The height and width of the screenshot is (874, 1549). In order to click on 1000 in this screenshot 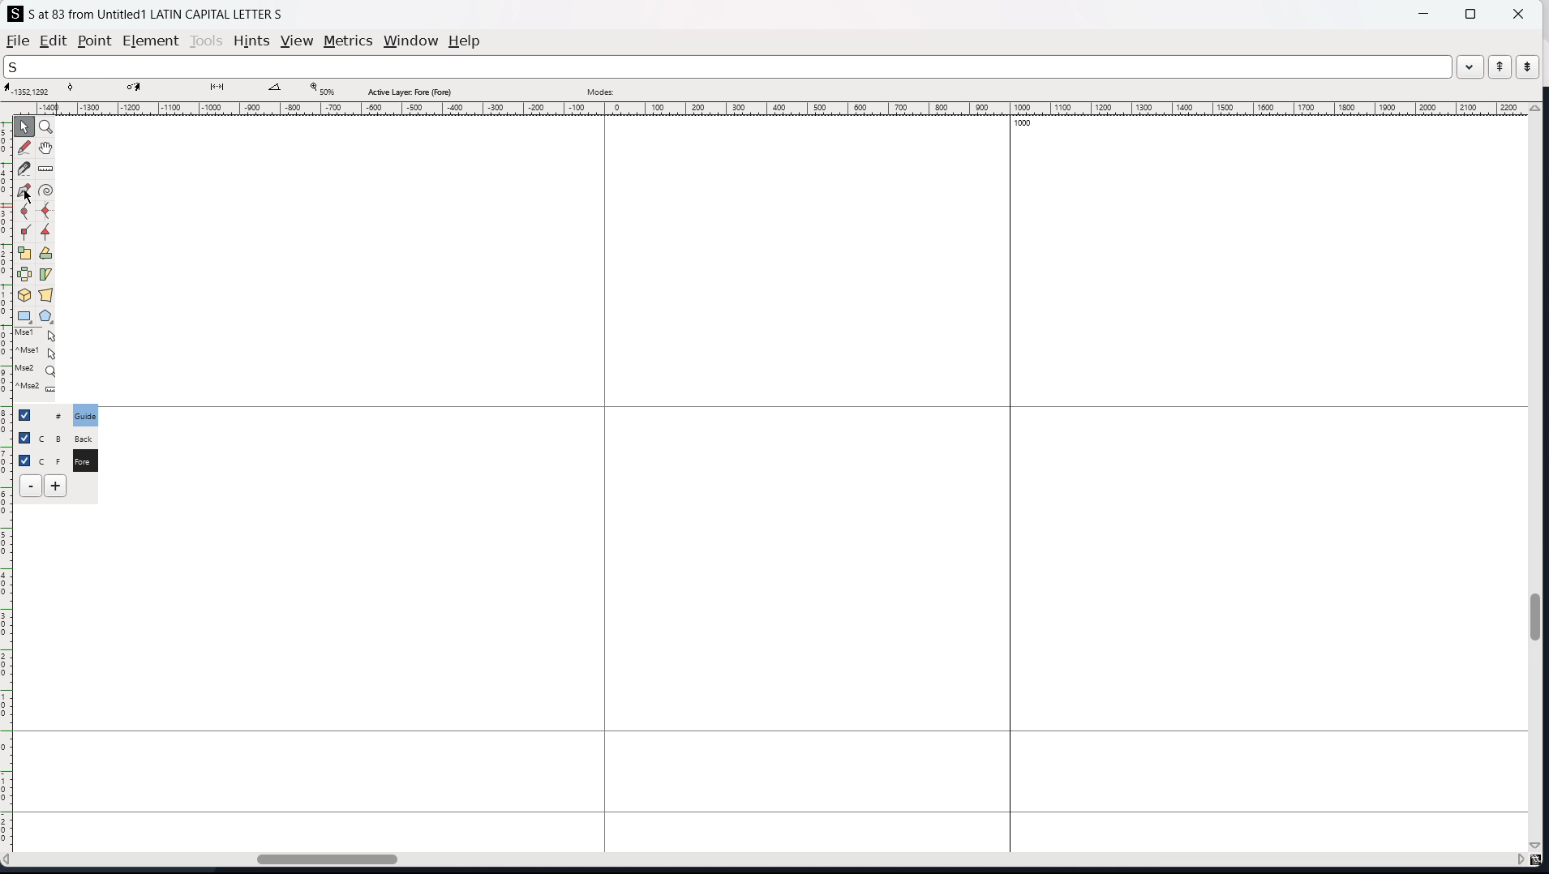, I will do `click(1028, 125)`.